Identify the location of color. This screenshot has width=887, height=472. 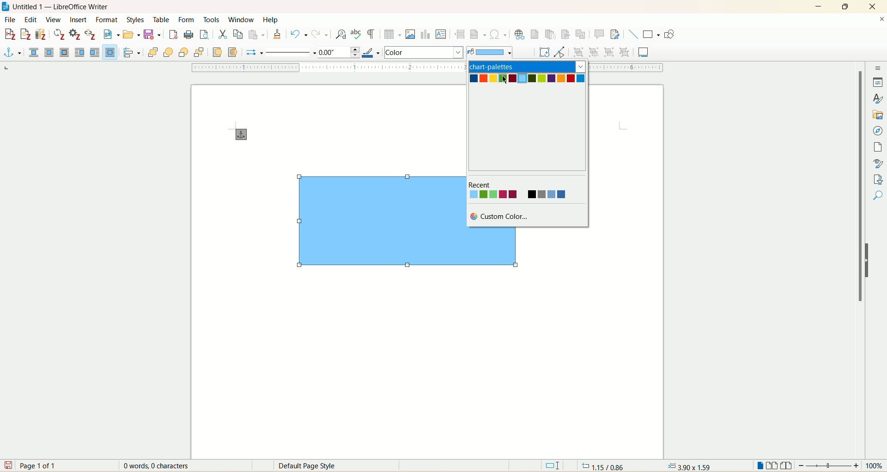
(489, 53).